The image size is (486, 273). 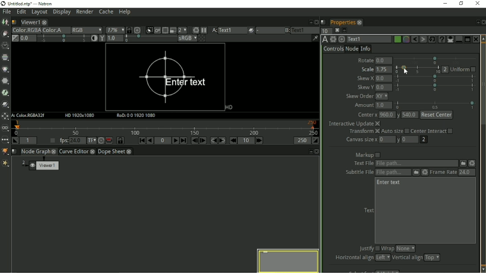 What do you see at coordinates (33, 22) in the screenshot?
I see `Viewer1` at bounding box center [33, 22].